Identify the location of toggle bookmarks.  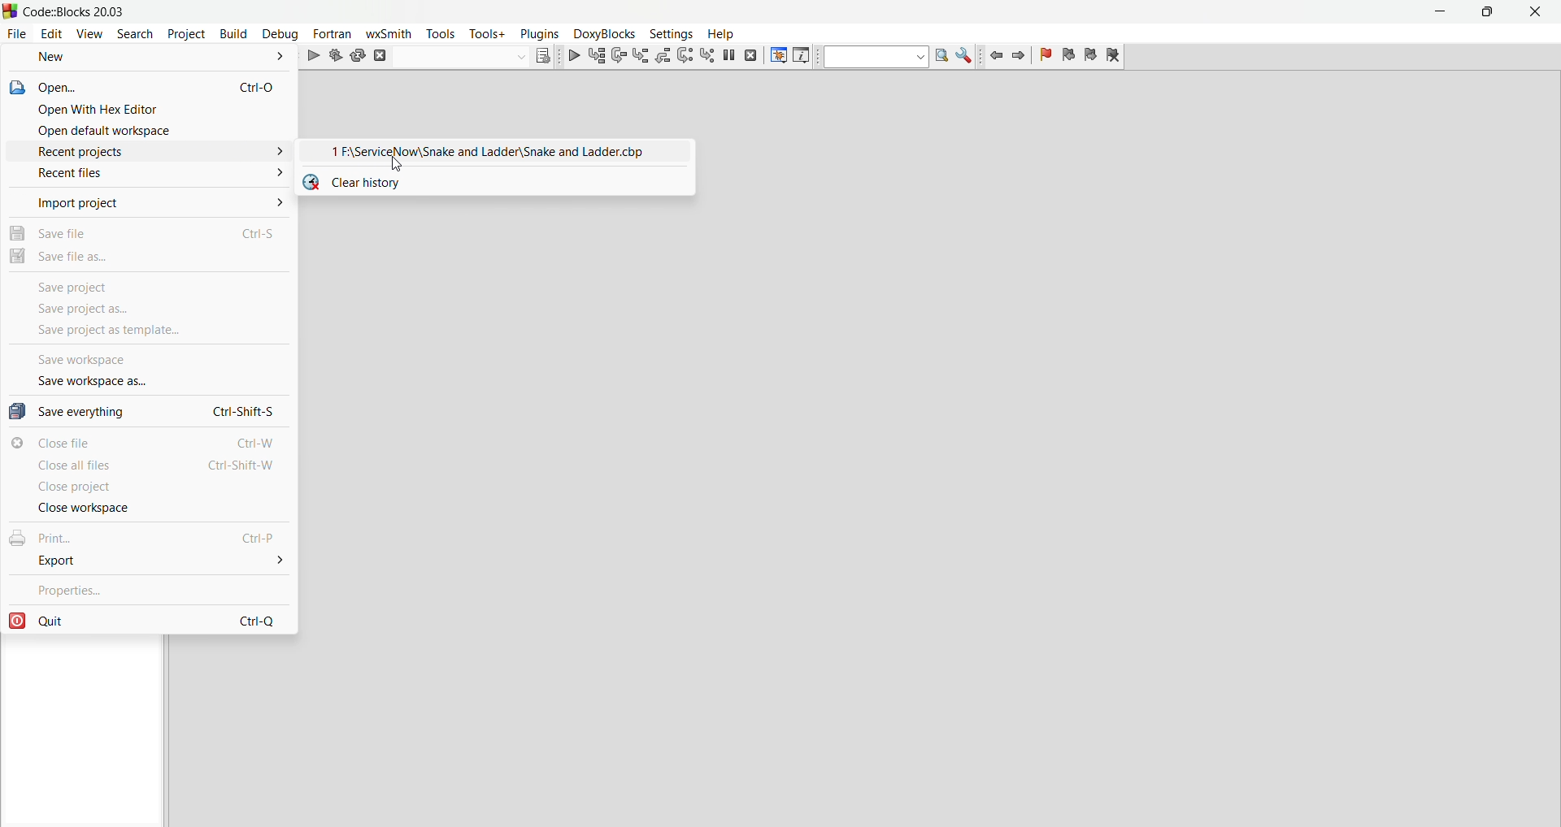
(1045, 56).